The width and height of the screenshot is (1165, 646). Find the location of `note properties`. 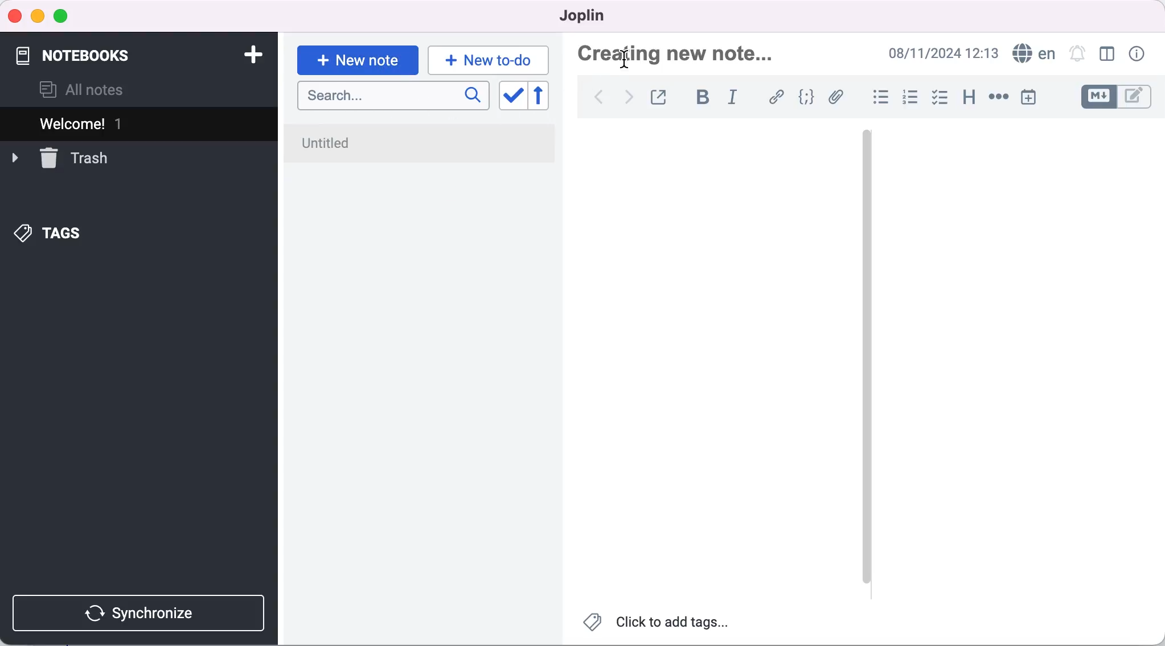

note properties is located at coordinates (1138, 54).